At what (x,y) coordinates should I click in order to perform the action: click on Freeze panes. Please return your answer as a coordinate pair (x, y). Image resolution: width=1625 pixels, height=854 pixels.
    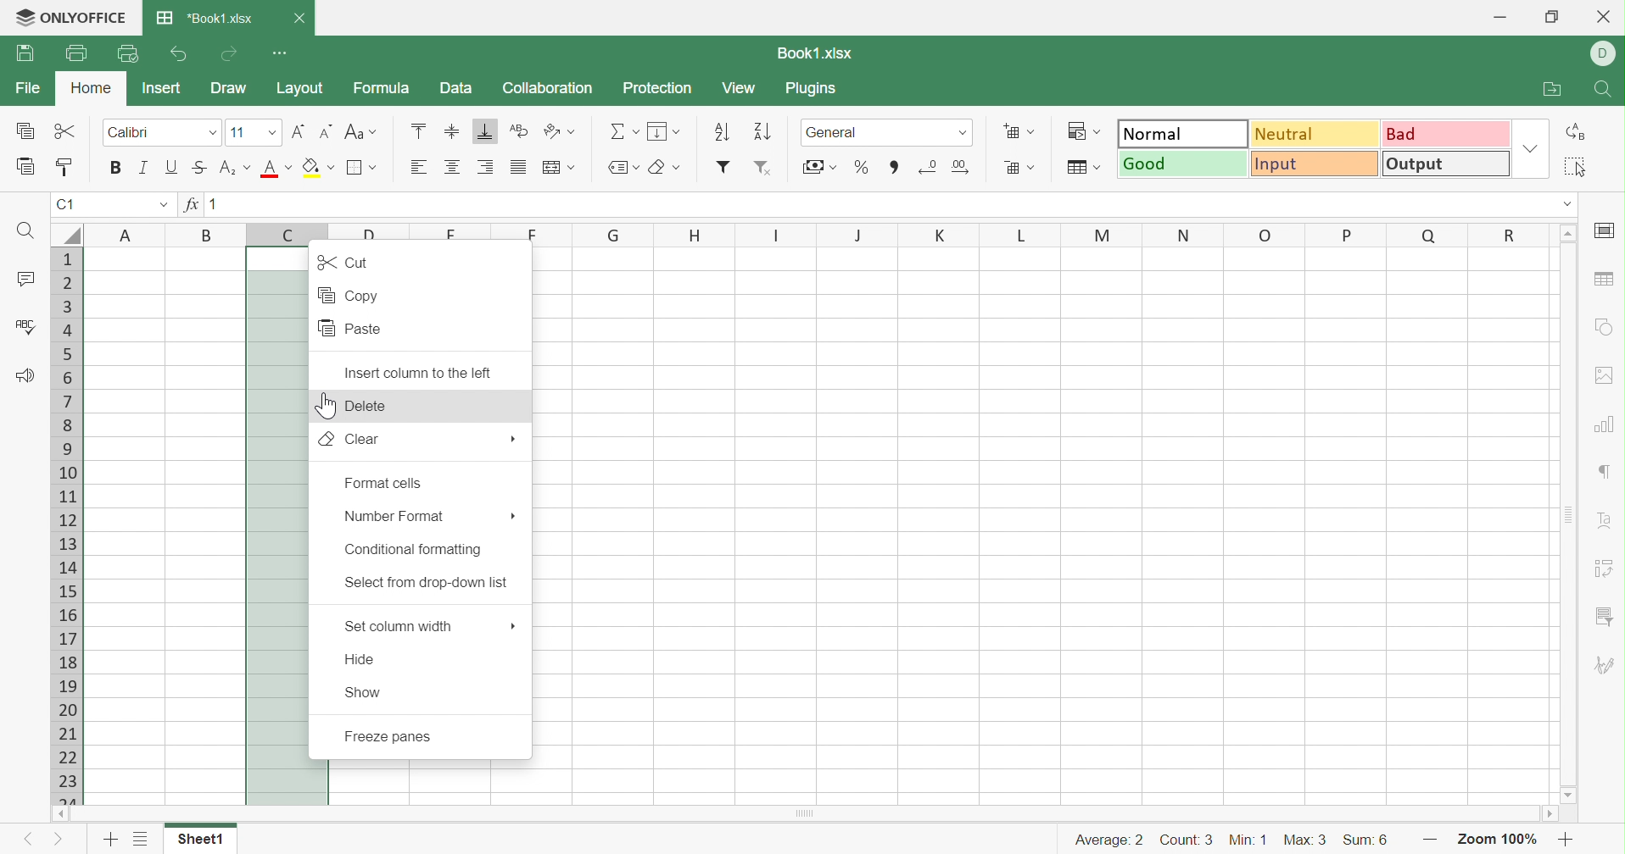
    Looking at the image, I should click on (392, 737).